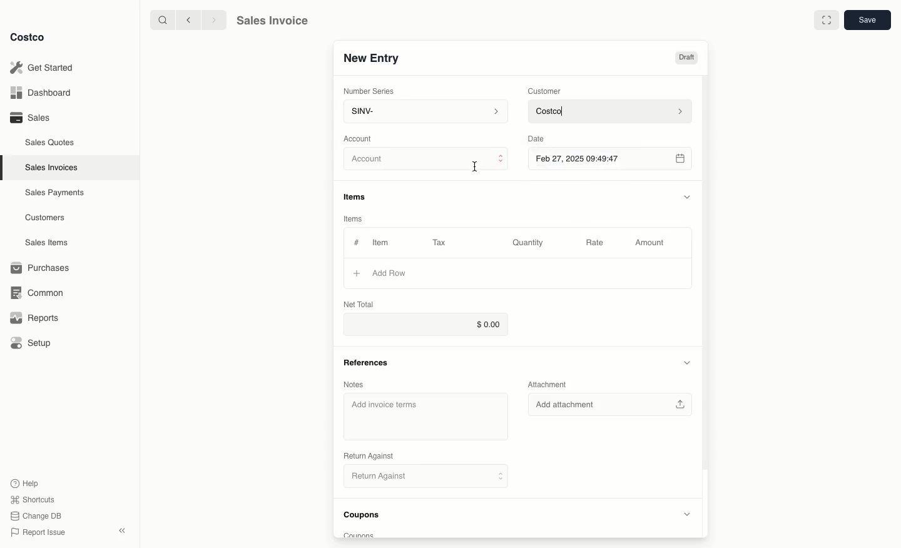 The width and height of the screenshot is (901, 548). I want to click on backward, so click(186, 19).